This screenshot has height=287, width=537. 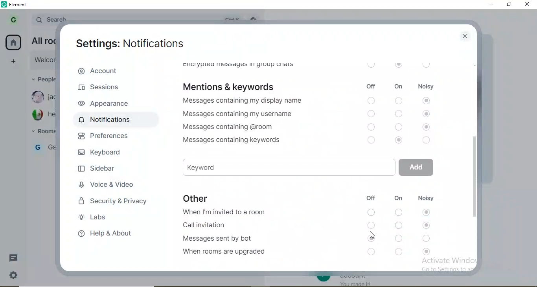 I want to click on sidebar, so click(x=102, y=170).